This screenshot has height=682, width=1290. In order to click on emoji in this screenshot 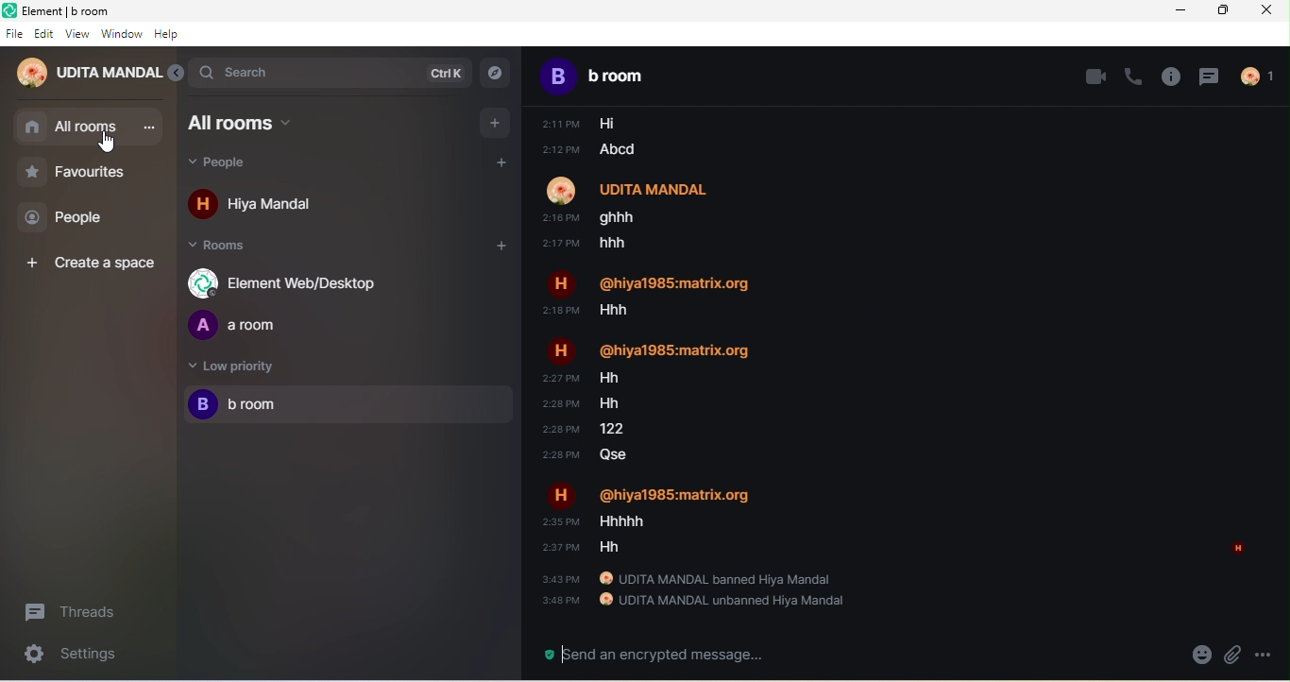, I will do `click(1203, 656)`.